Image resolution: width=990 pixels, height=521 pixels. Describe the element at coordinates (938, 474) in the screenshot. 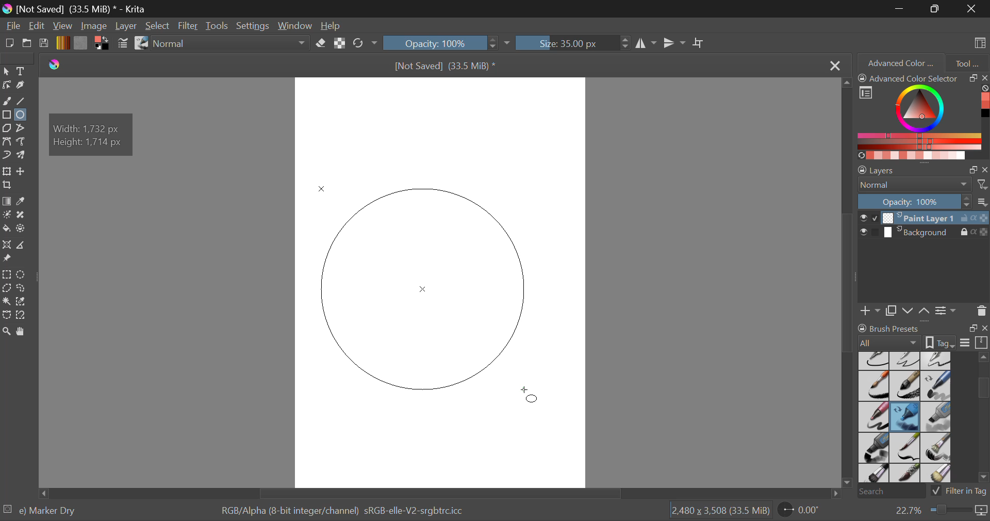

I see `Birstles-5 Plain` at that location.